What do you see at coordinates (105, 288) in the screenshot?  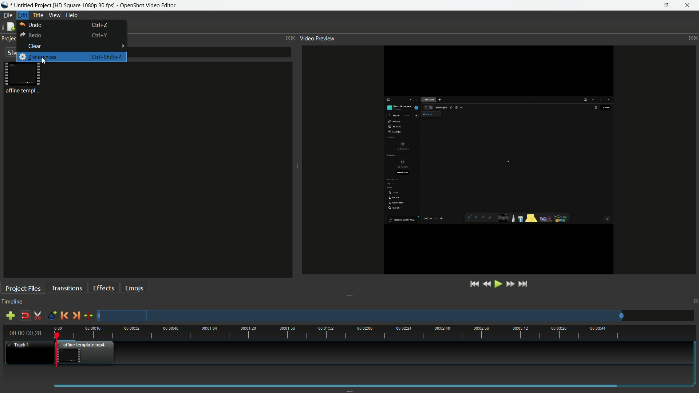 I see `effects` at bounding box center [105, 288].